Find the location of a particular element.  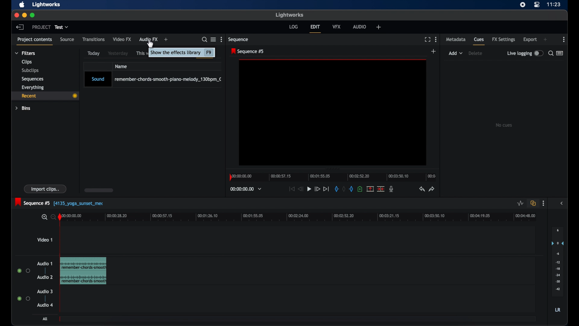

time is located at coordinates (554, 5).